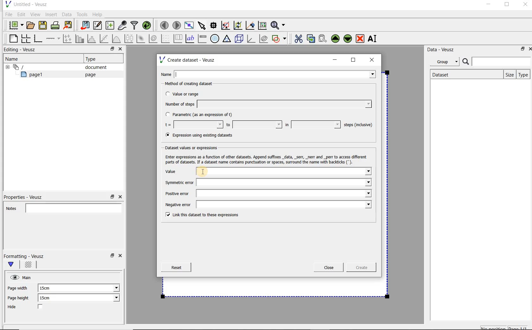  I want to click on Close, so click(525, 5).